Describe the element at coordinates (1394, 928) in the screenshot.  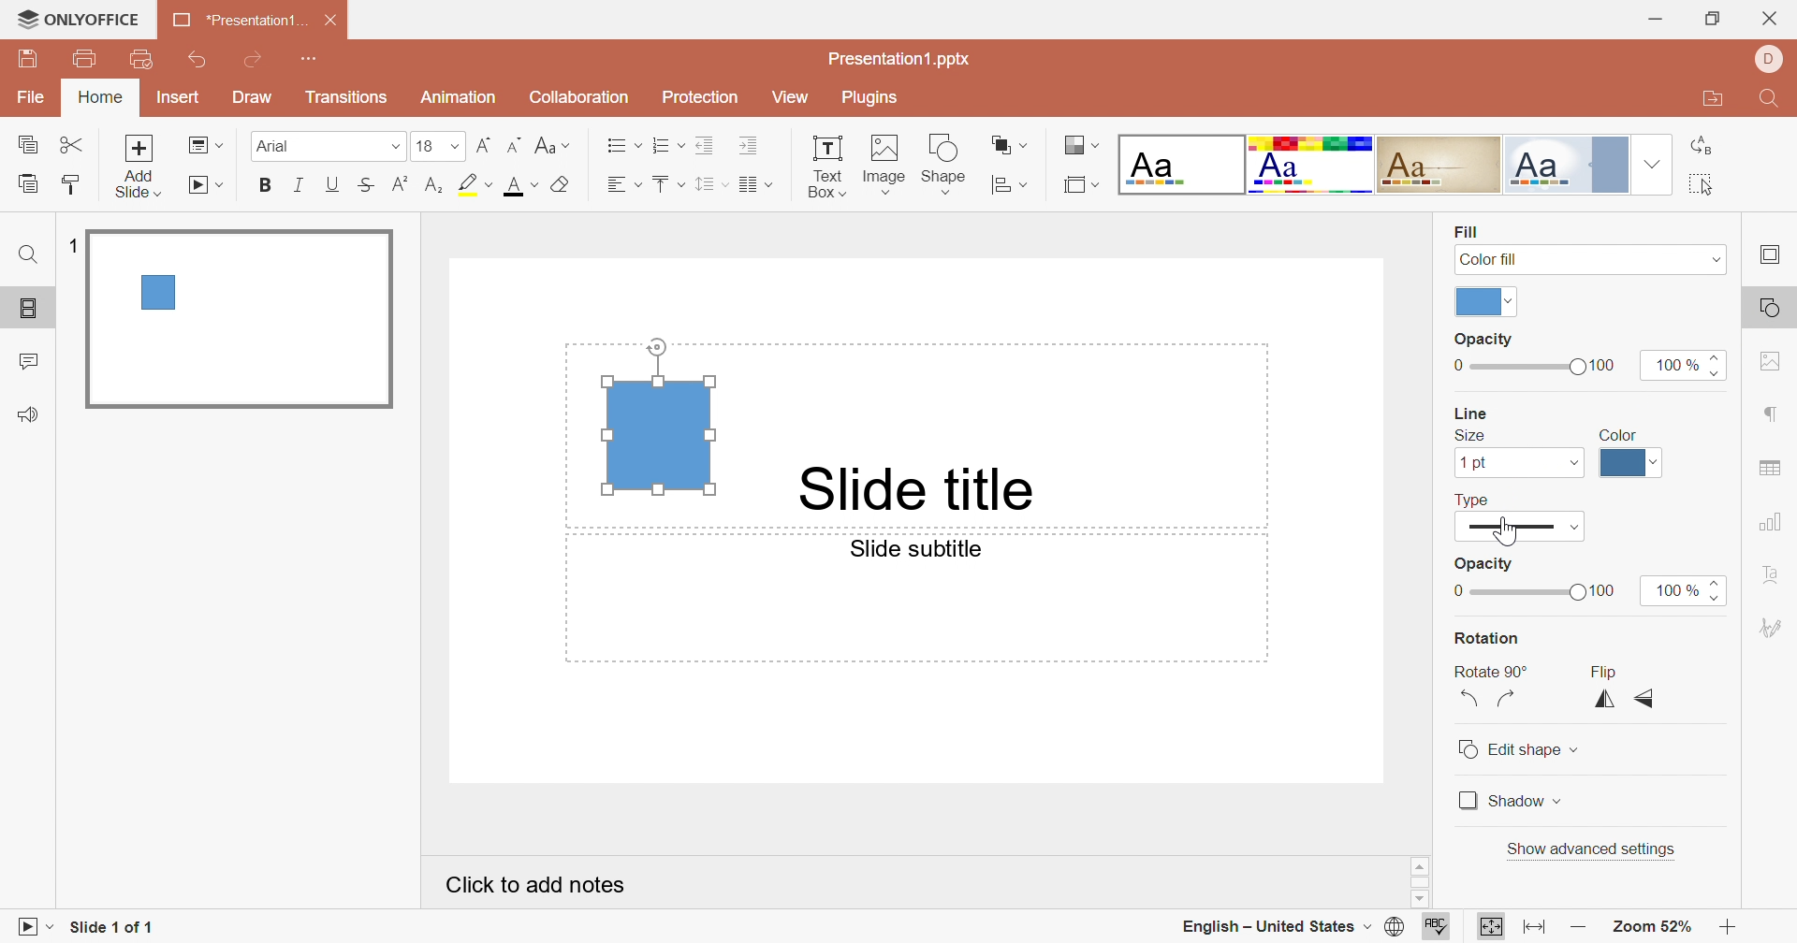
I see `SET DOCUMENT LANGUAGE` at that location.